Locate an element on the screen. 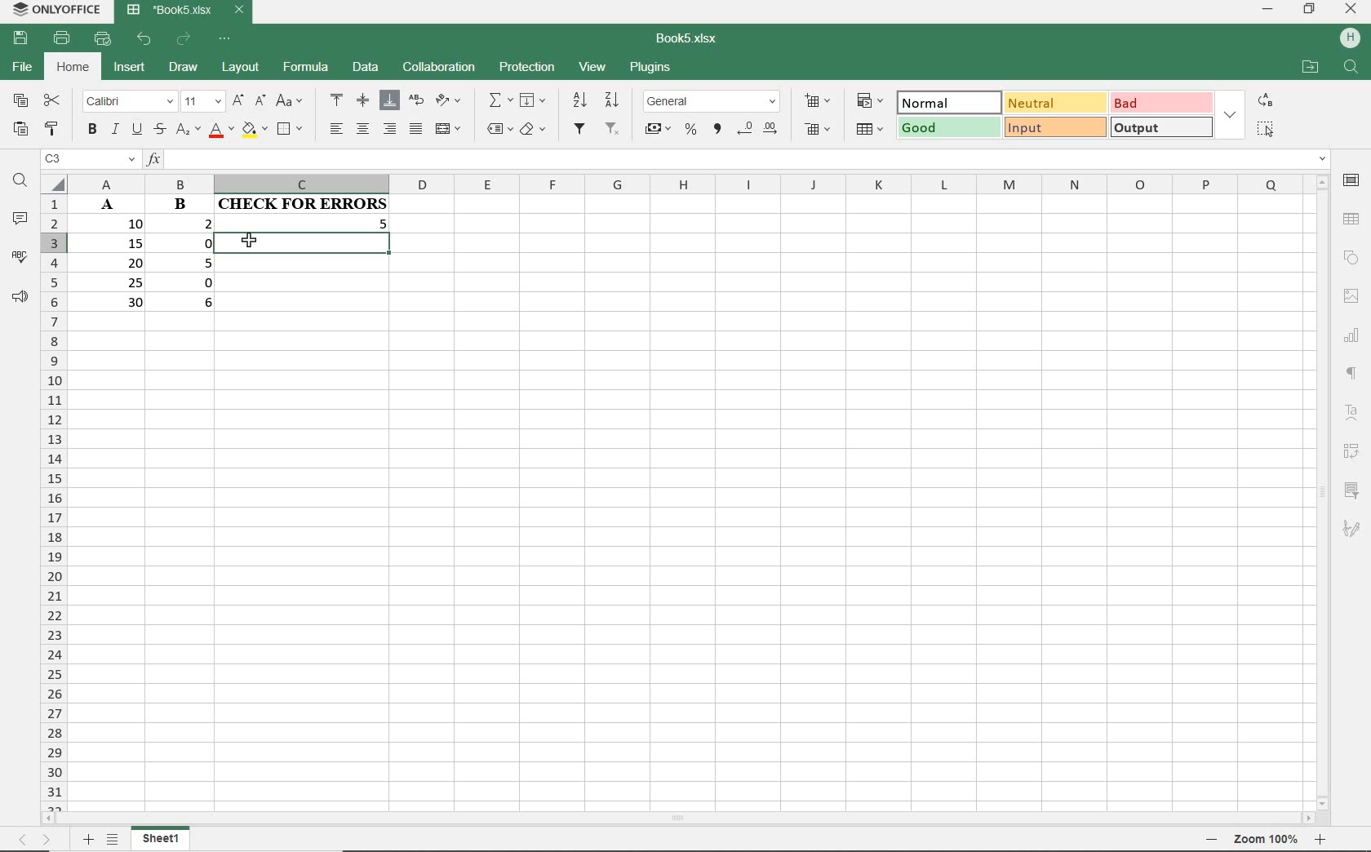  PERCENT STYLE is located at coordinates (692, 130).